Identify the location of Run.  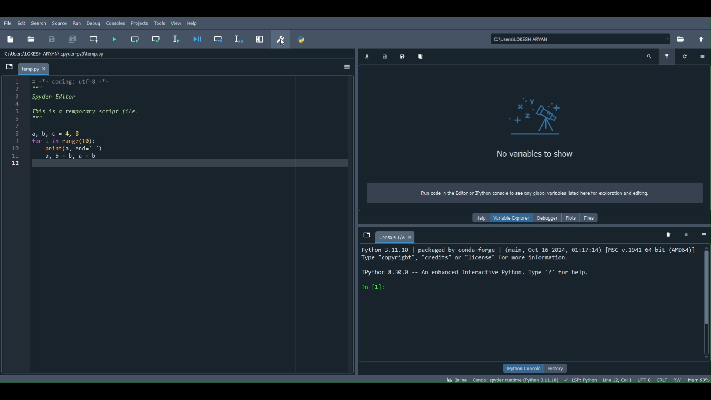
(77, 23).